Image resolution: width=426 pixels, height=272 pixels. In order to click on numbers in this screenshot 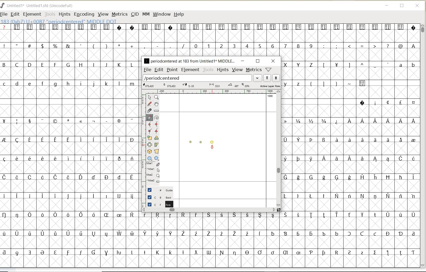, I will do `click(252, 46)`.